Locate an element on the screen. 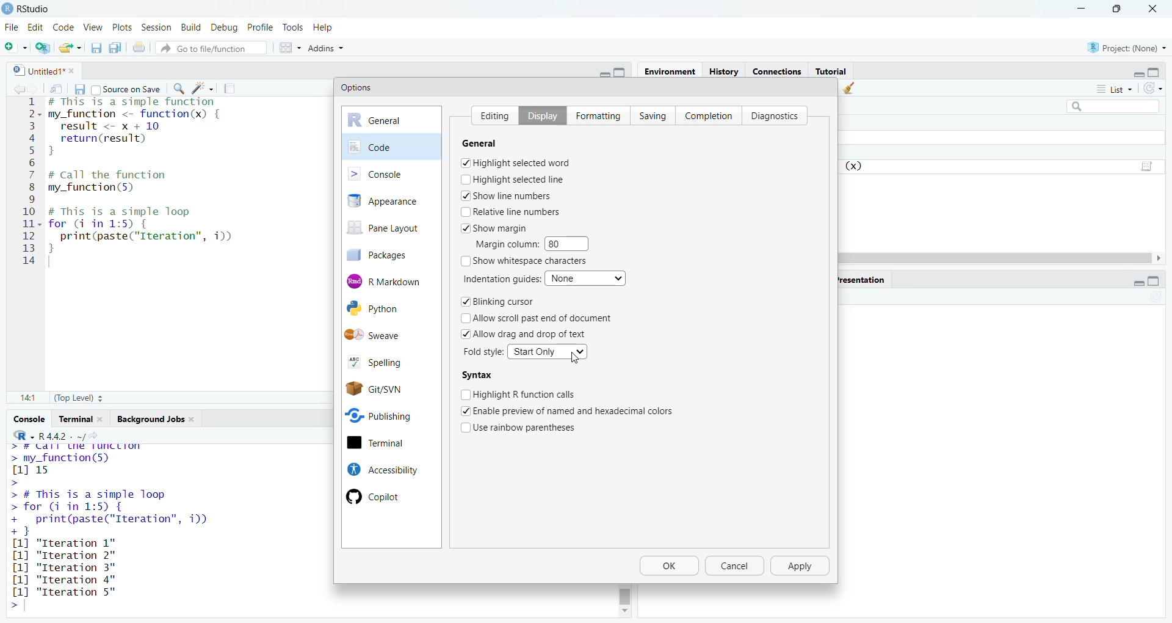 This screenshot has width=1172, height=623. refresh the list of objects in the environment is located at coordinates (1159, 90).